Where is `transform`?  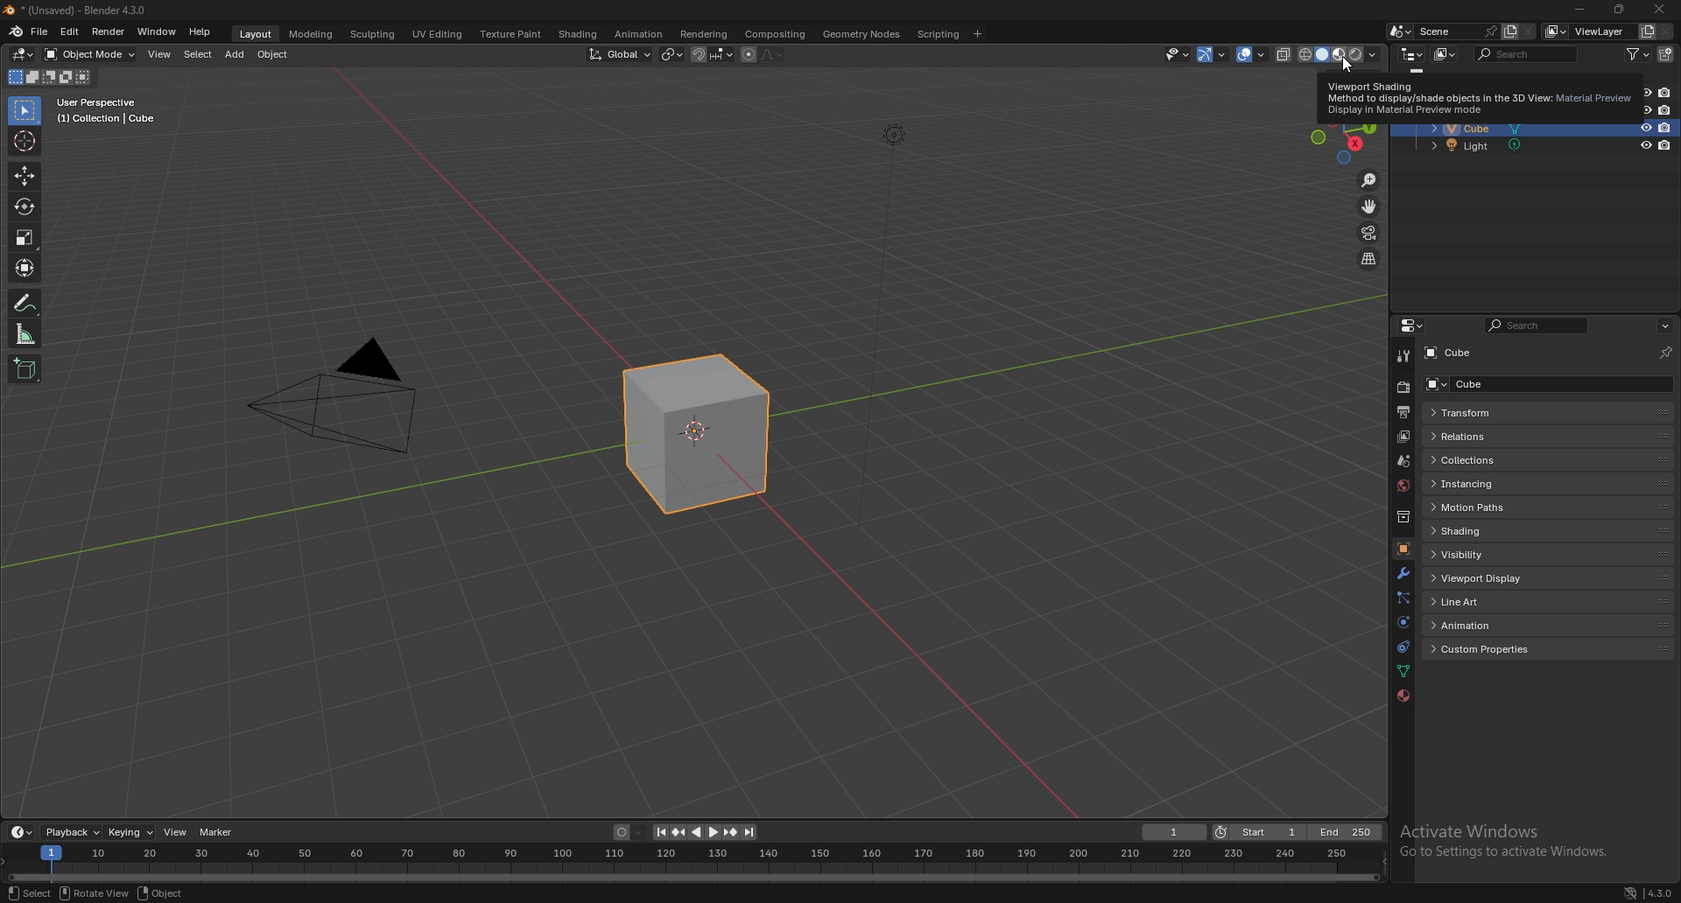 transform is located at coordinates (25, 267).